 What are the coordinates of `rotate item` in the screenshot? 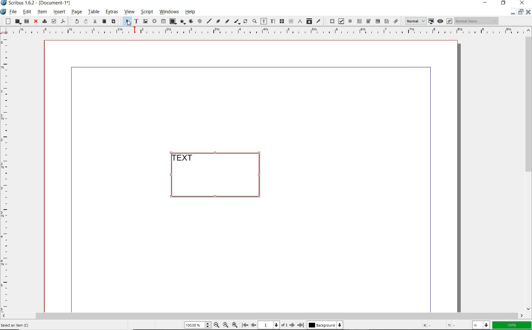 It's located at (245, 22).